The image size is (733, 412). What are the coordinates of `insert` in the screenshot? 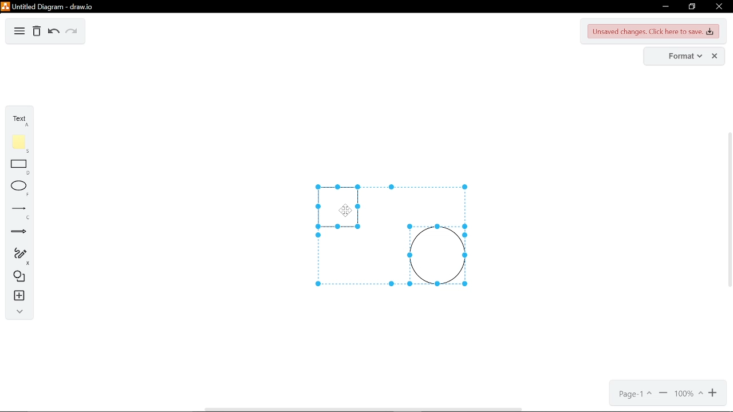 It's located at (17, 297).